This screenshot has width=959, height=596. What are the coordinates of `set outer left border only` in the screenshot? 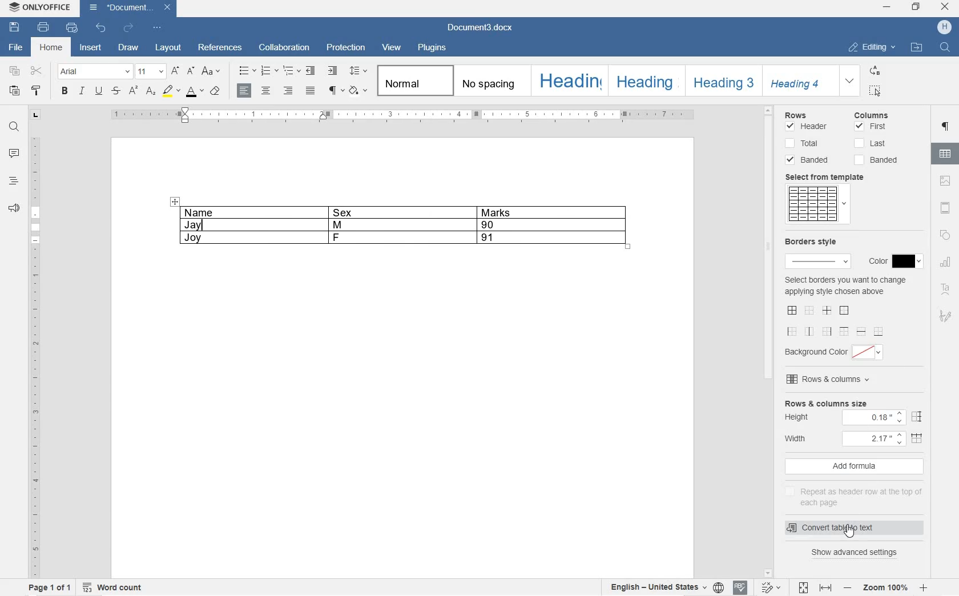 It's located at (793, 331).